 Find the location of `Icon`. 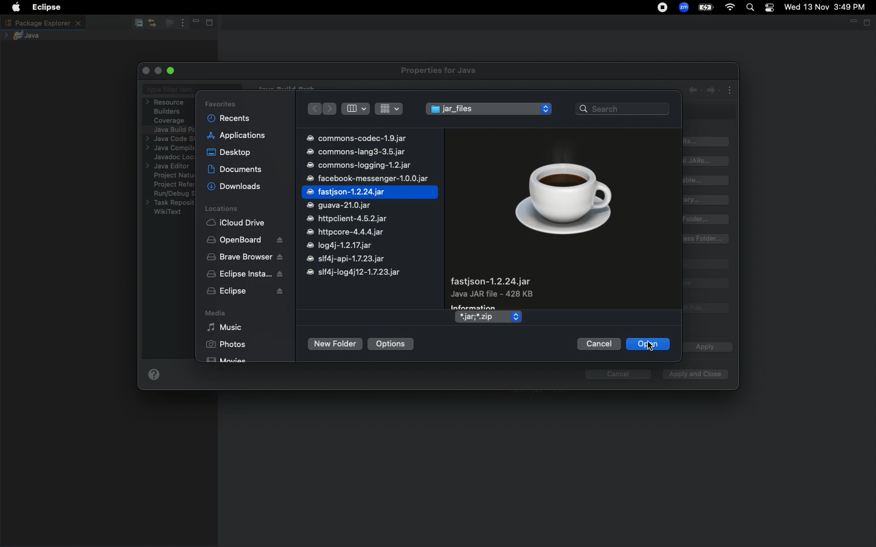

Icon is located at coordinates (563, 199).